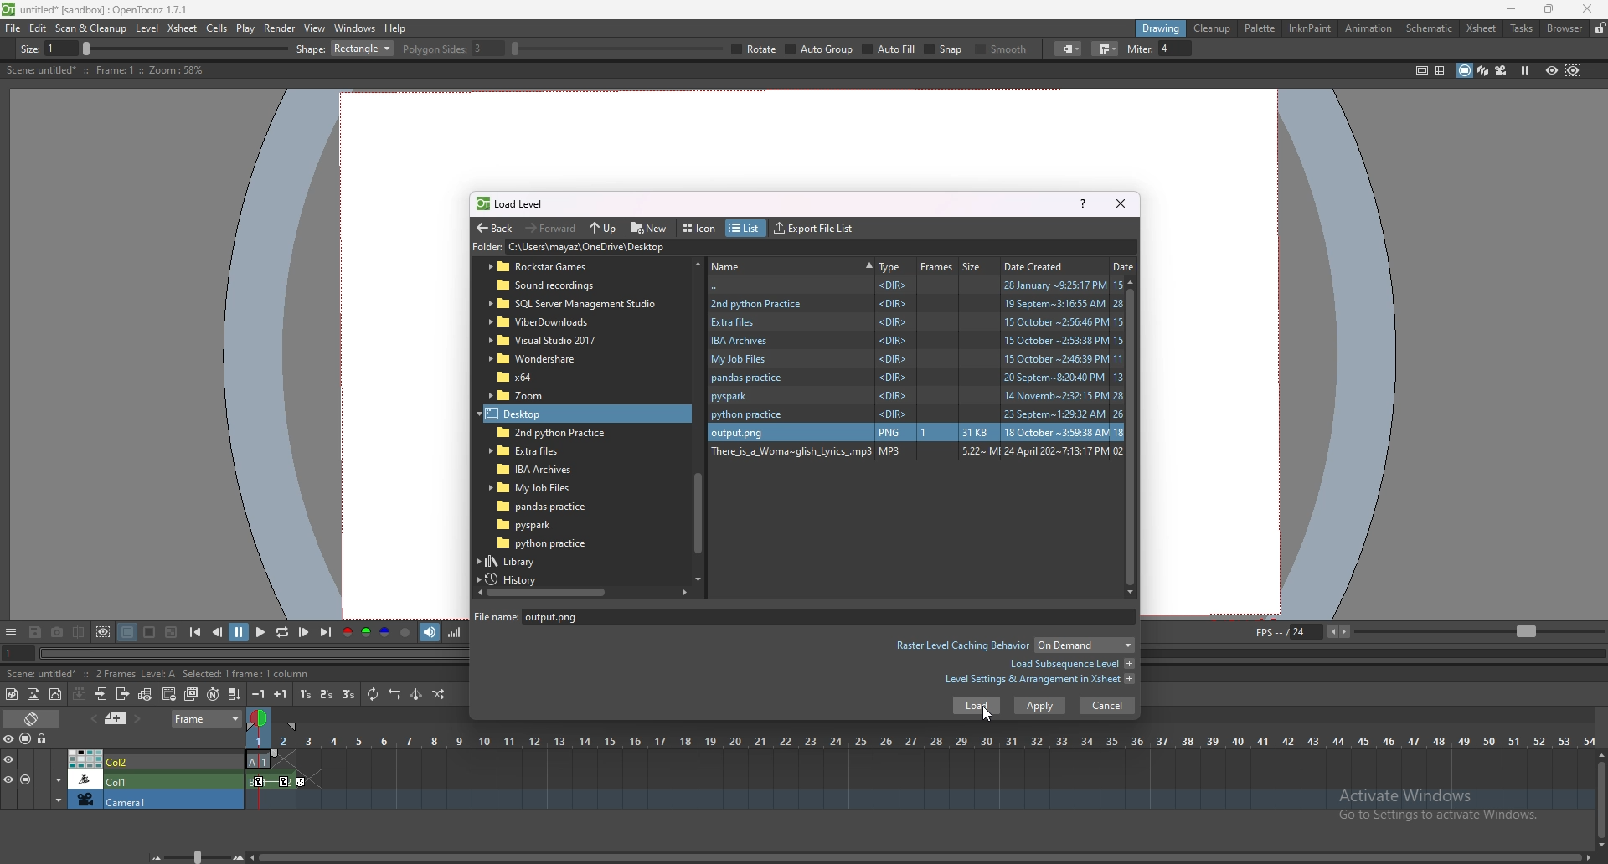  Describe the element at coordinates (698, 419) in the screenshot. I see `horizontal scroll bar` at that location.